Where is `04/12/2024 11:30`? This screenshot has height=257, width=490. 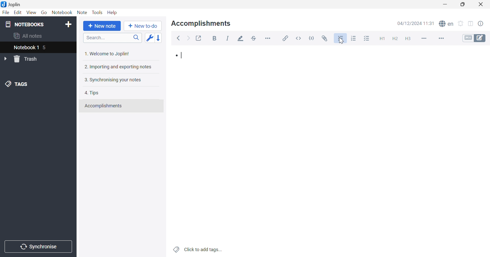
04/12/2024 11:30 is located at coordinates (416, 23).